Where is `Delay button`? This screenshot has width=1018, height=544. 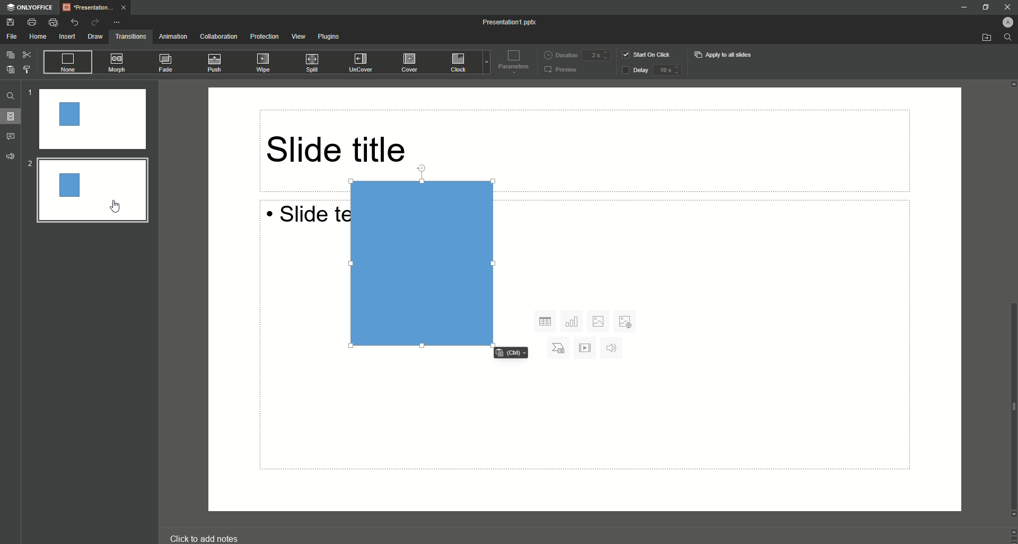
Delay button is located at coordinates (633, 71).